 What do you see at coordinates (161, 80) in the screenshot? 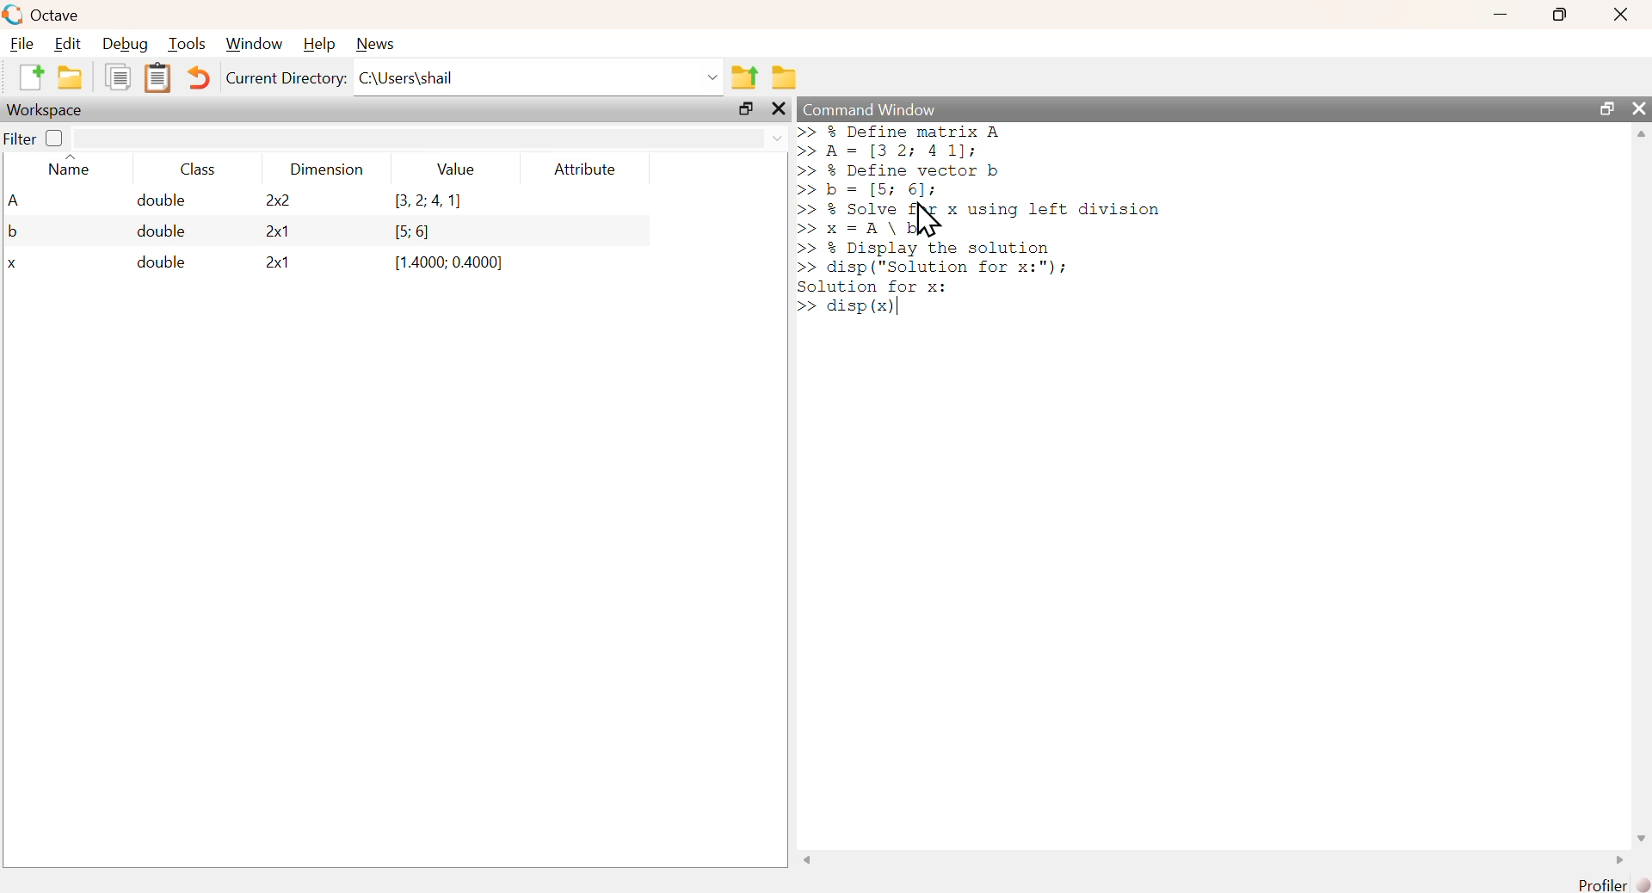
I see `paste` at bounding box center [161, 80].